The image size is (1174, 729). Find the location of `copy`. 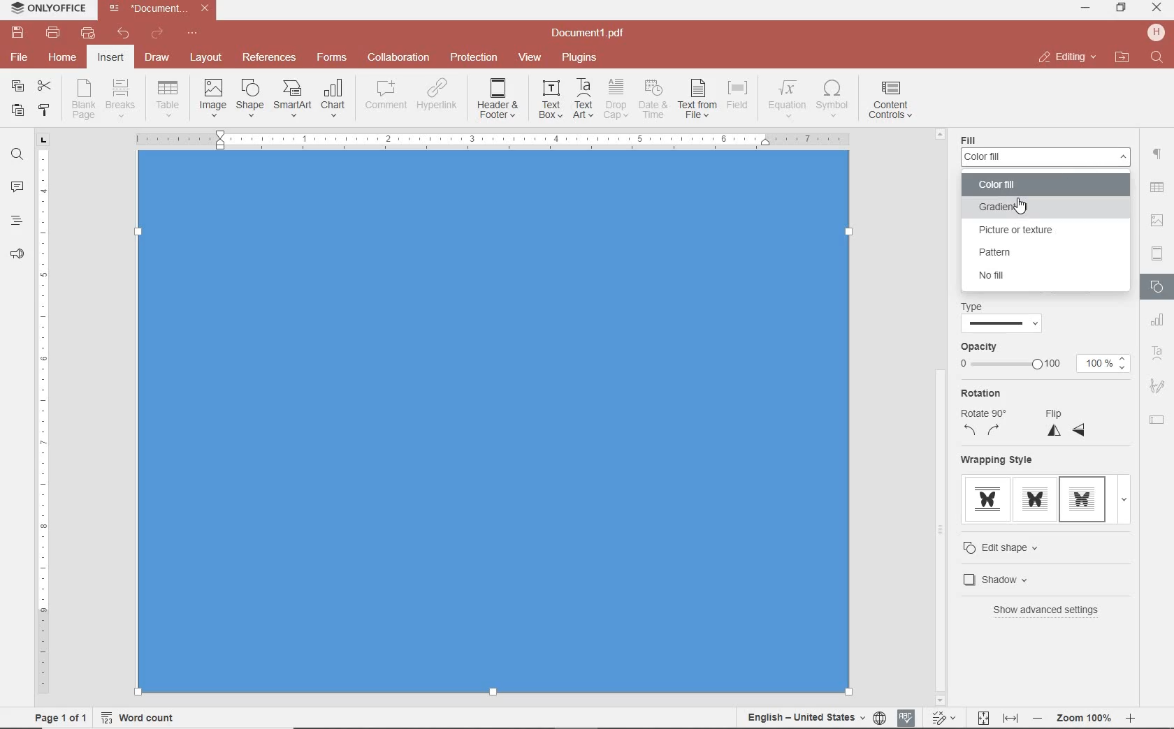

copy is located at coordinates (17, 87).